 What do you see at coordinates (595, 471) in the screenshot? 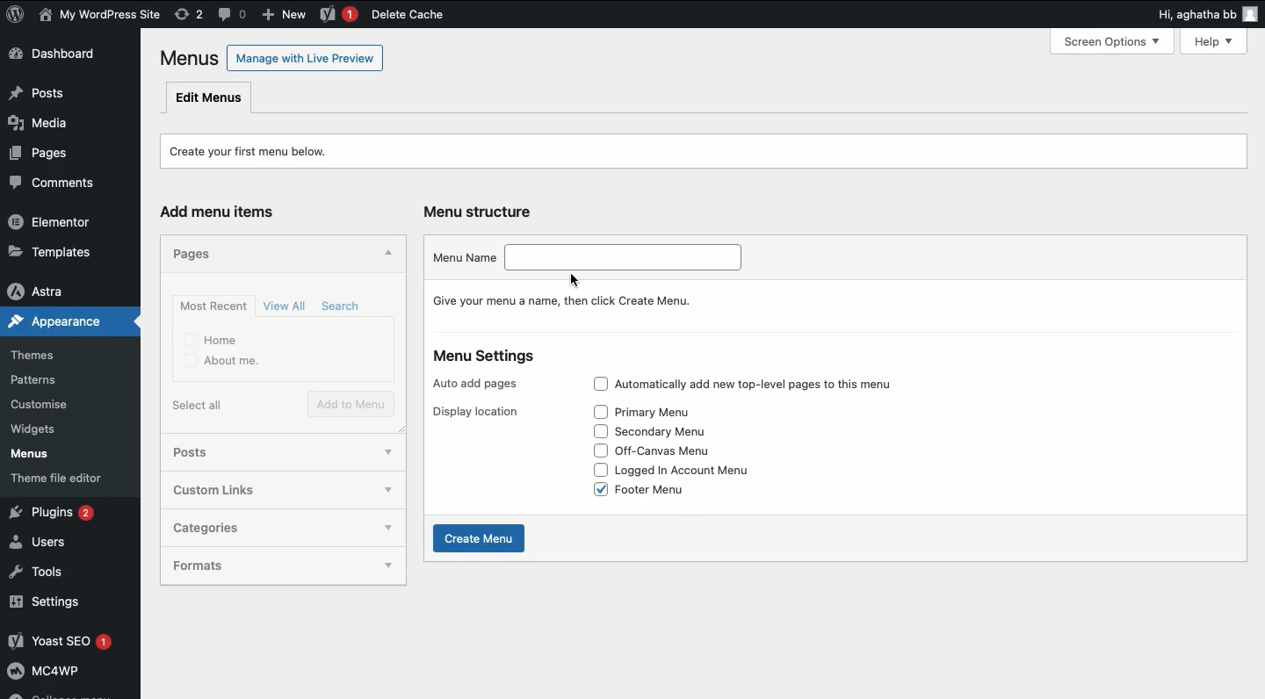
I see `Check box` at bounding box center [595, 471].